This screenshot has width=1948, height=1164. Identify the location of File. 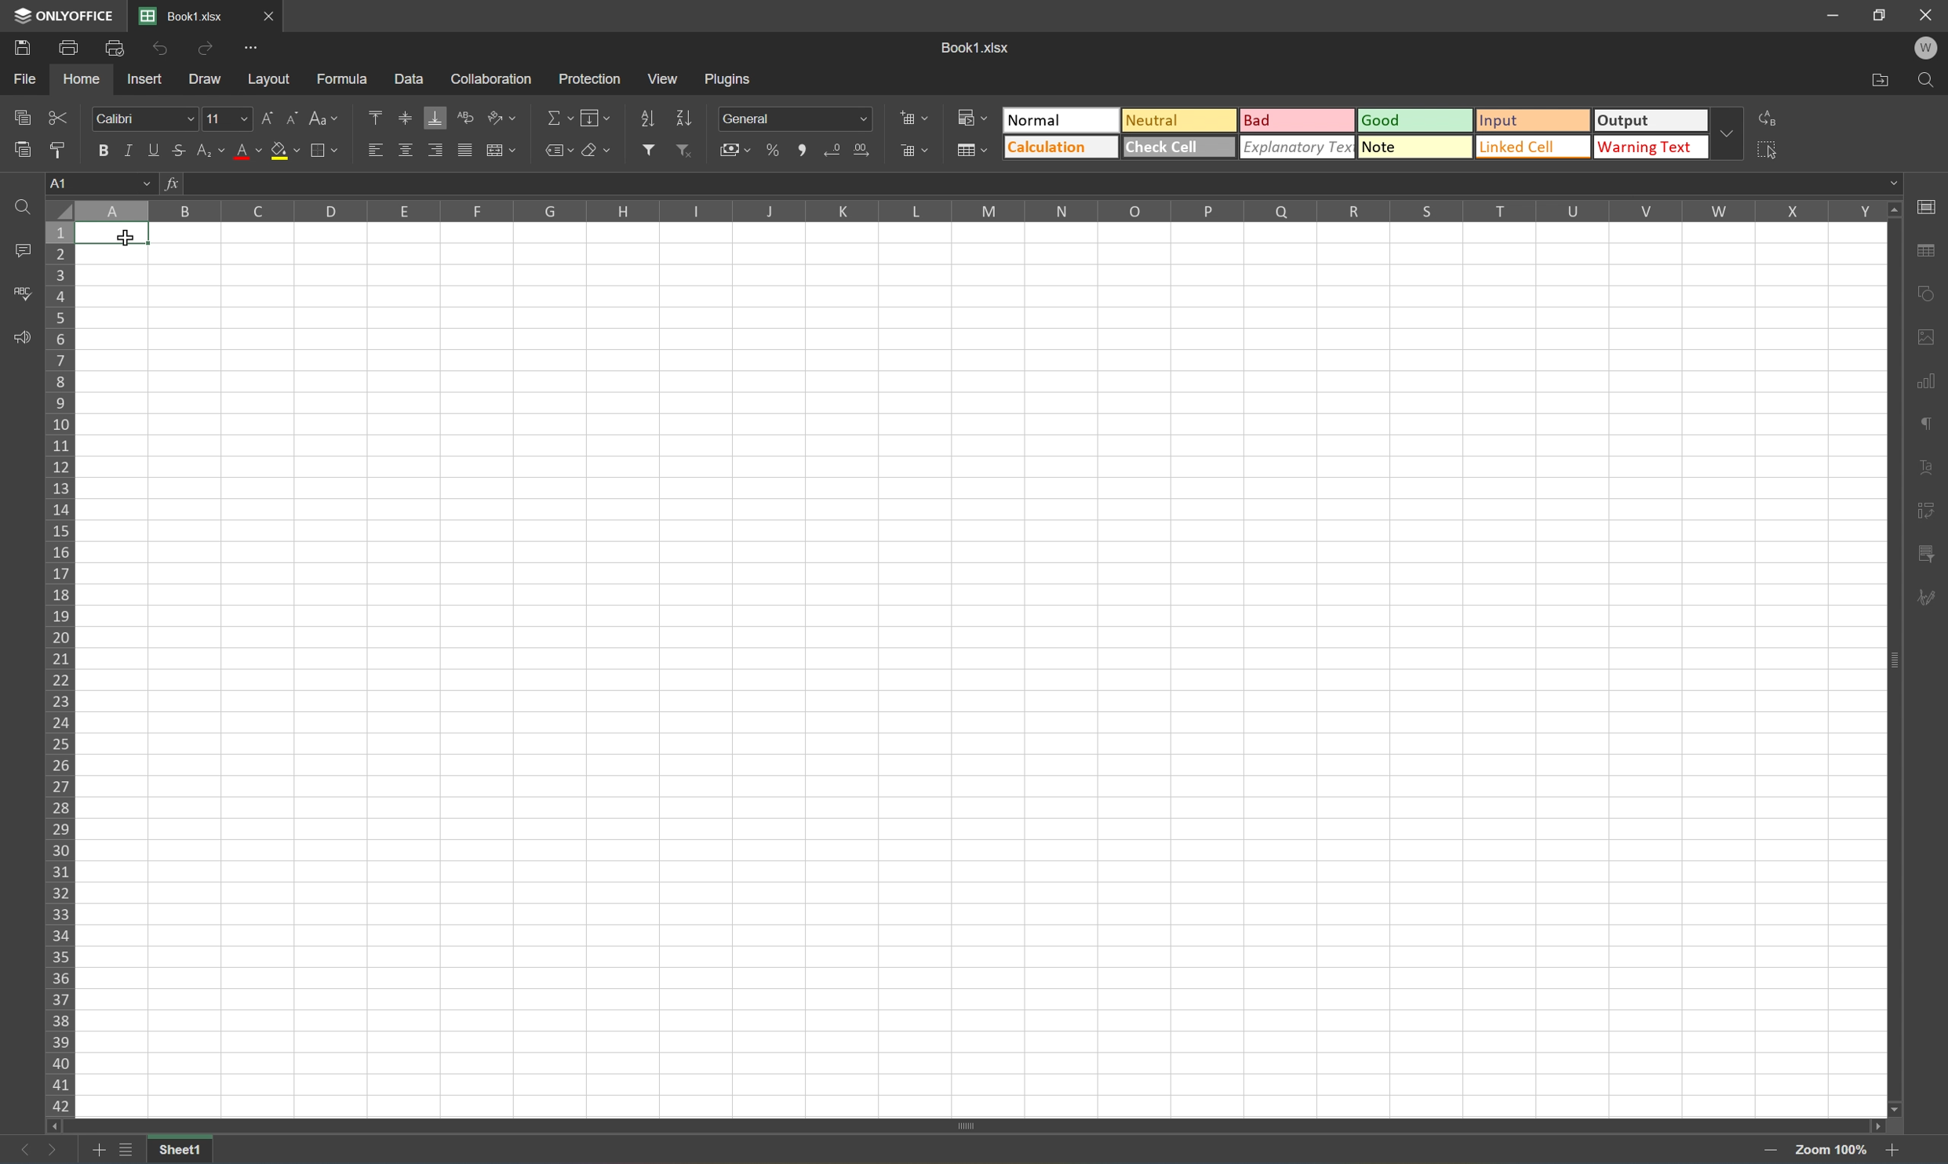
(27, 80).